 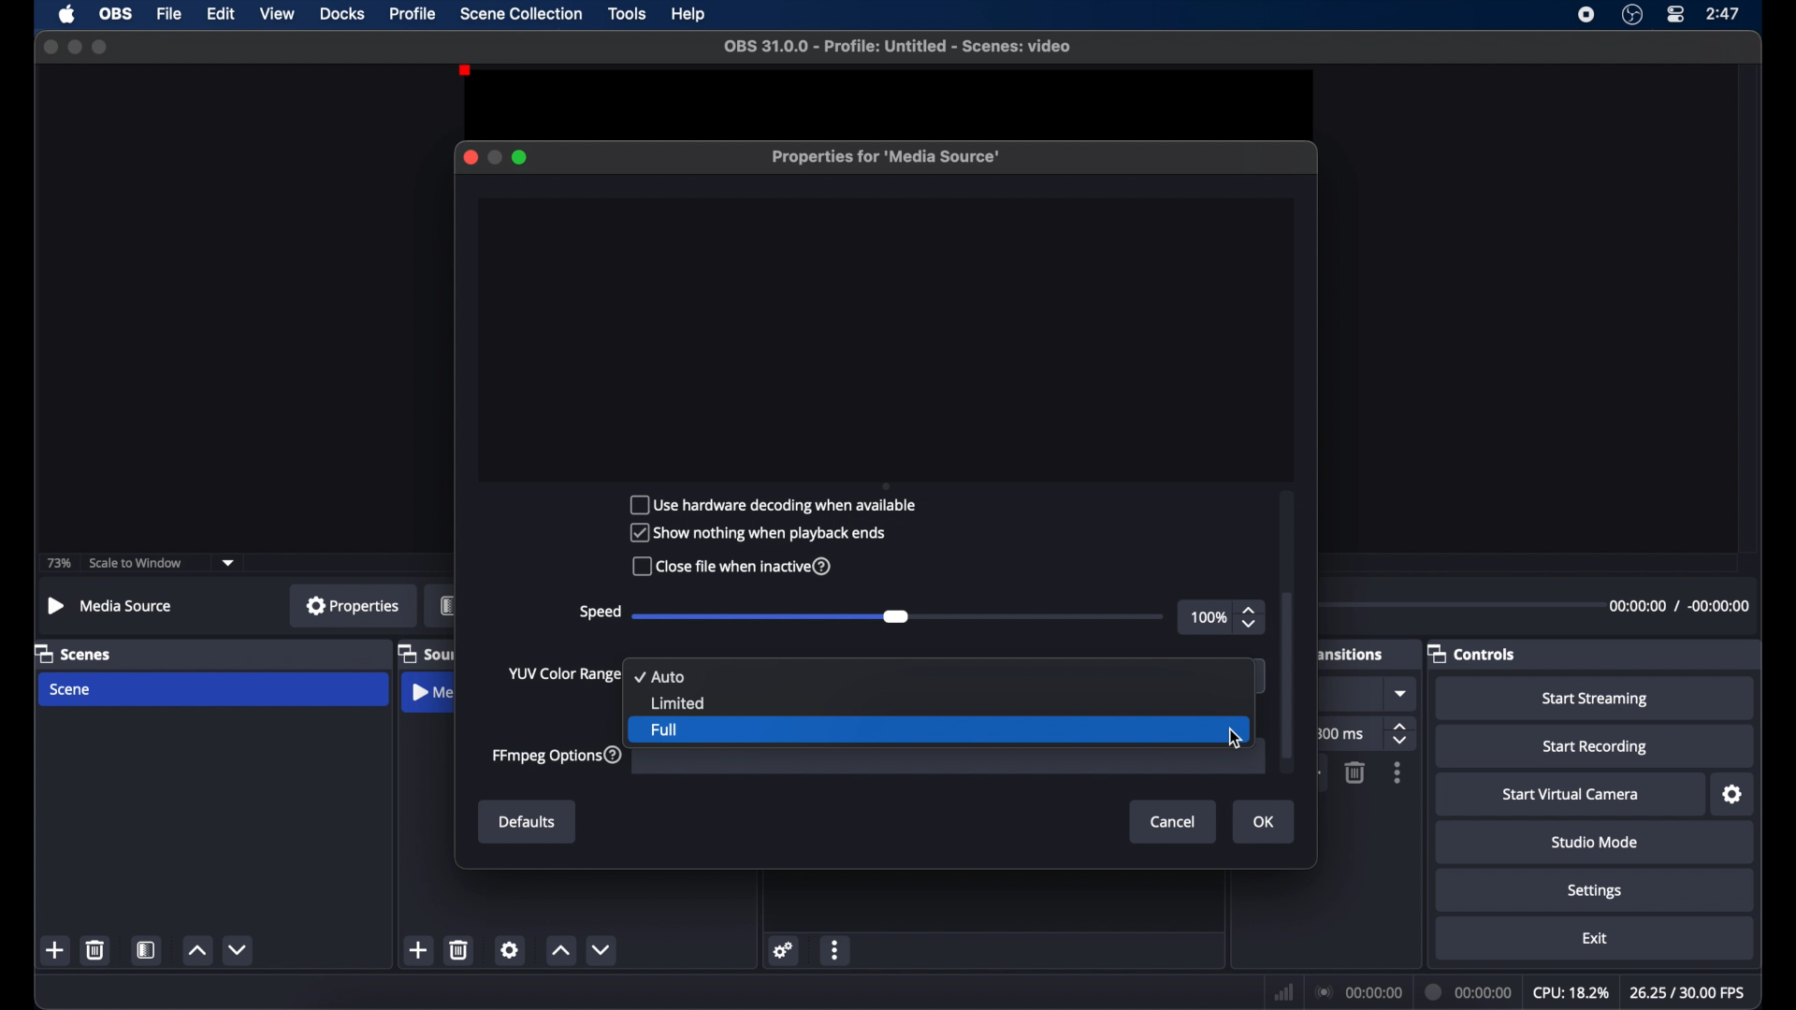 I want to click on maximize, so click(x=522, y=157).